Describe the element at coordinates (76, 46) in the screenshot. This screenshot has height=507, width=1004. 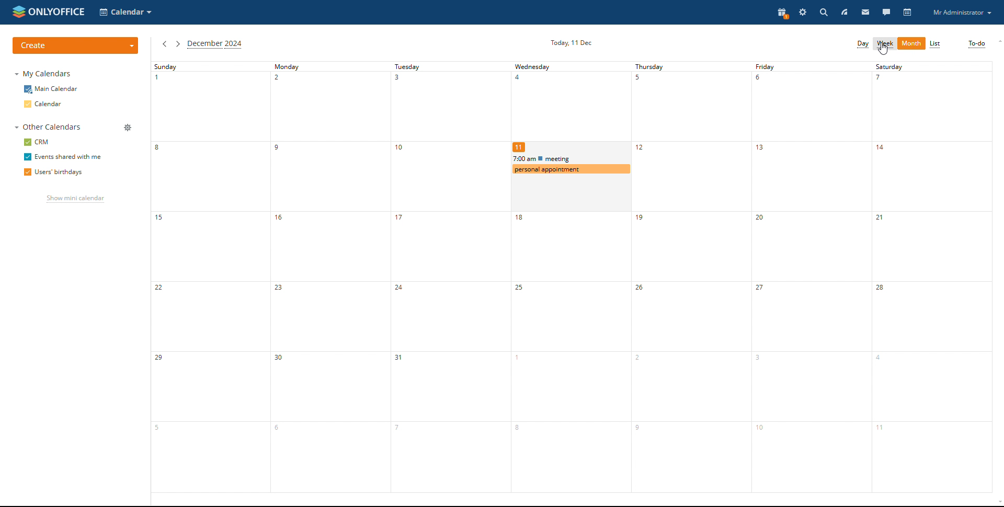
I see `create` at that location.